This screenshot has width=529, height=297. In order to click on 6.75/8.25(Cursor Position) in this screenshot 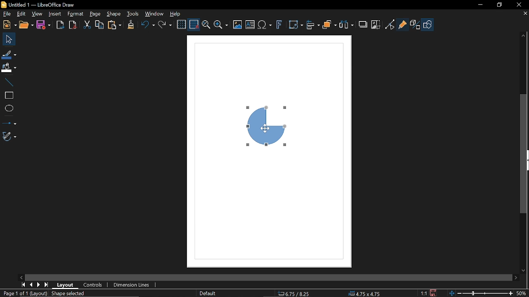, I will do `click(294, 293)`.